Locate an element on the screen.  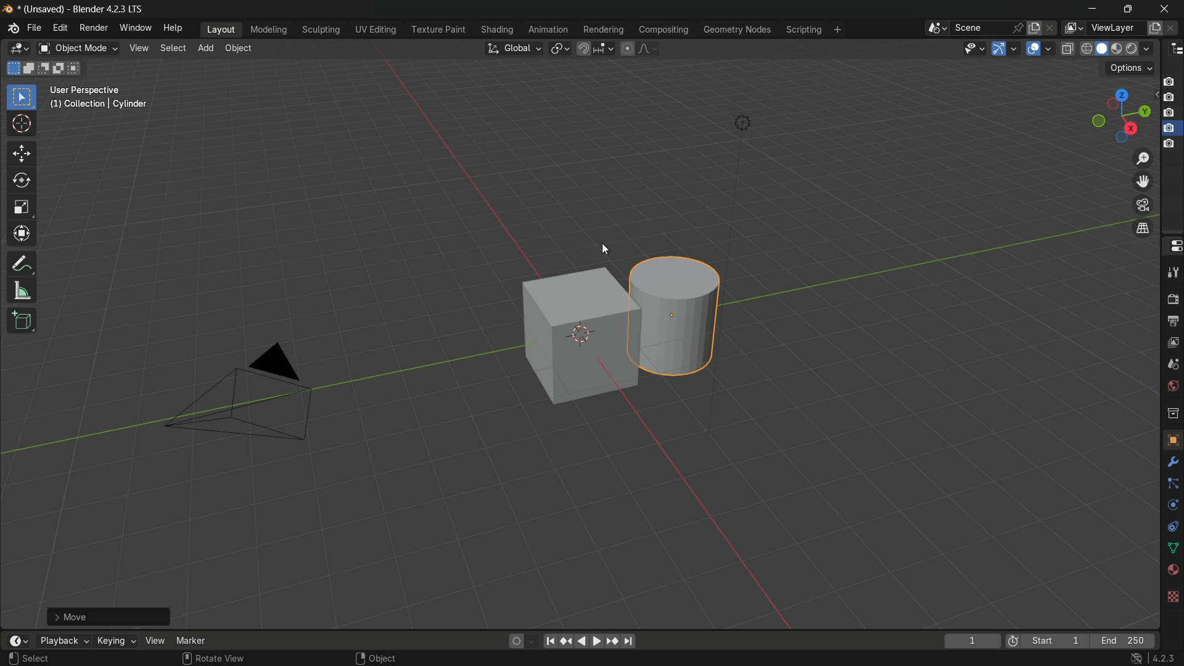
animation menu is located at coordinates (549, 31).